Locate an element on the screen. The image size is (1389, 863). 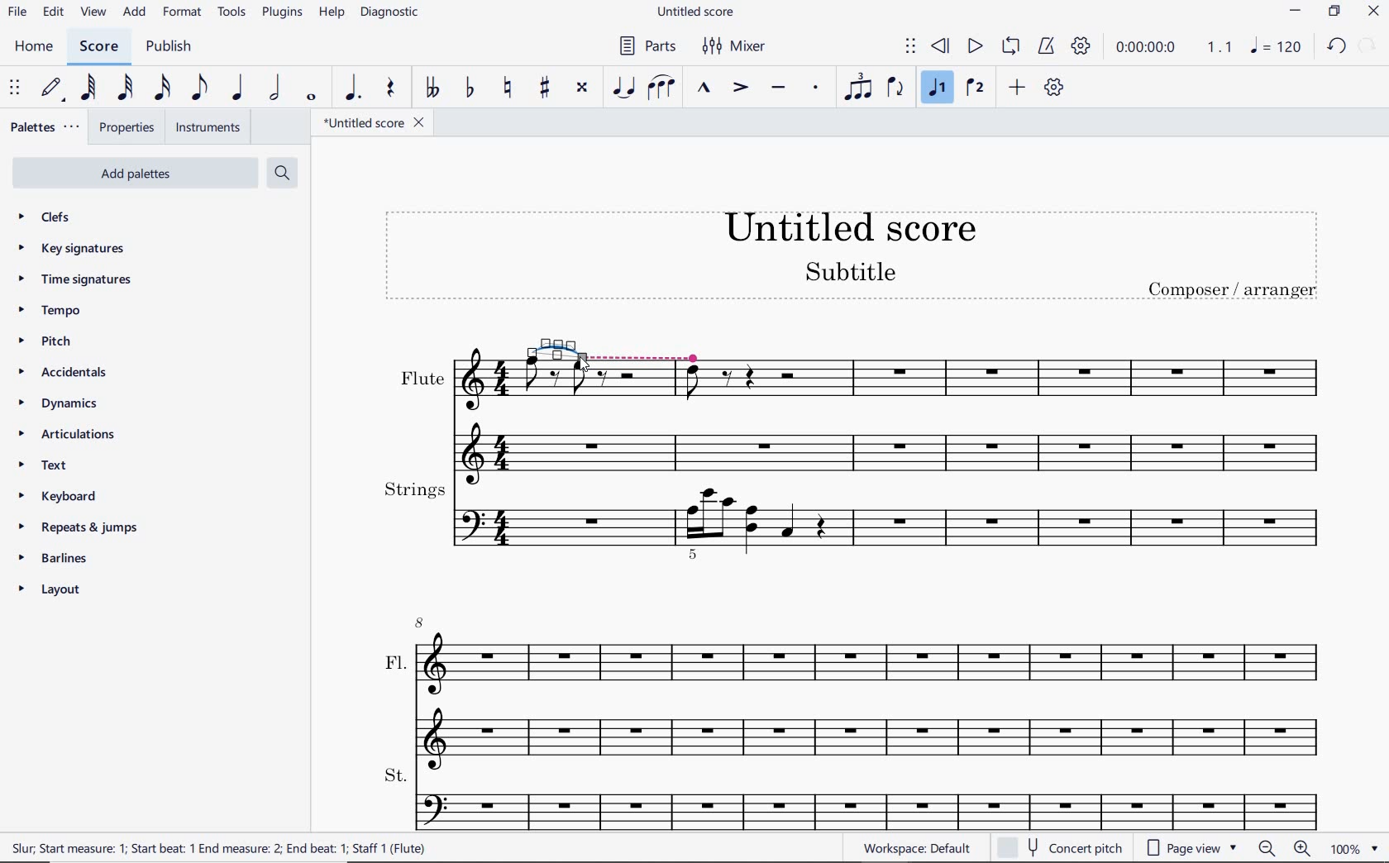
DEFAULT (STEP TIME) is located at coordinates (55, 88).